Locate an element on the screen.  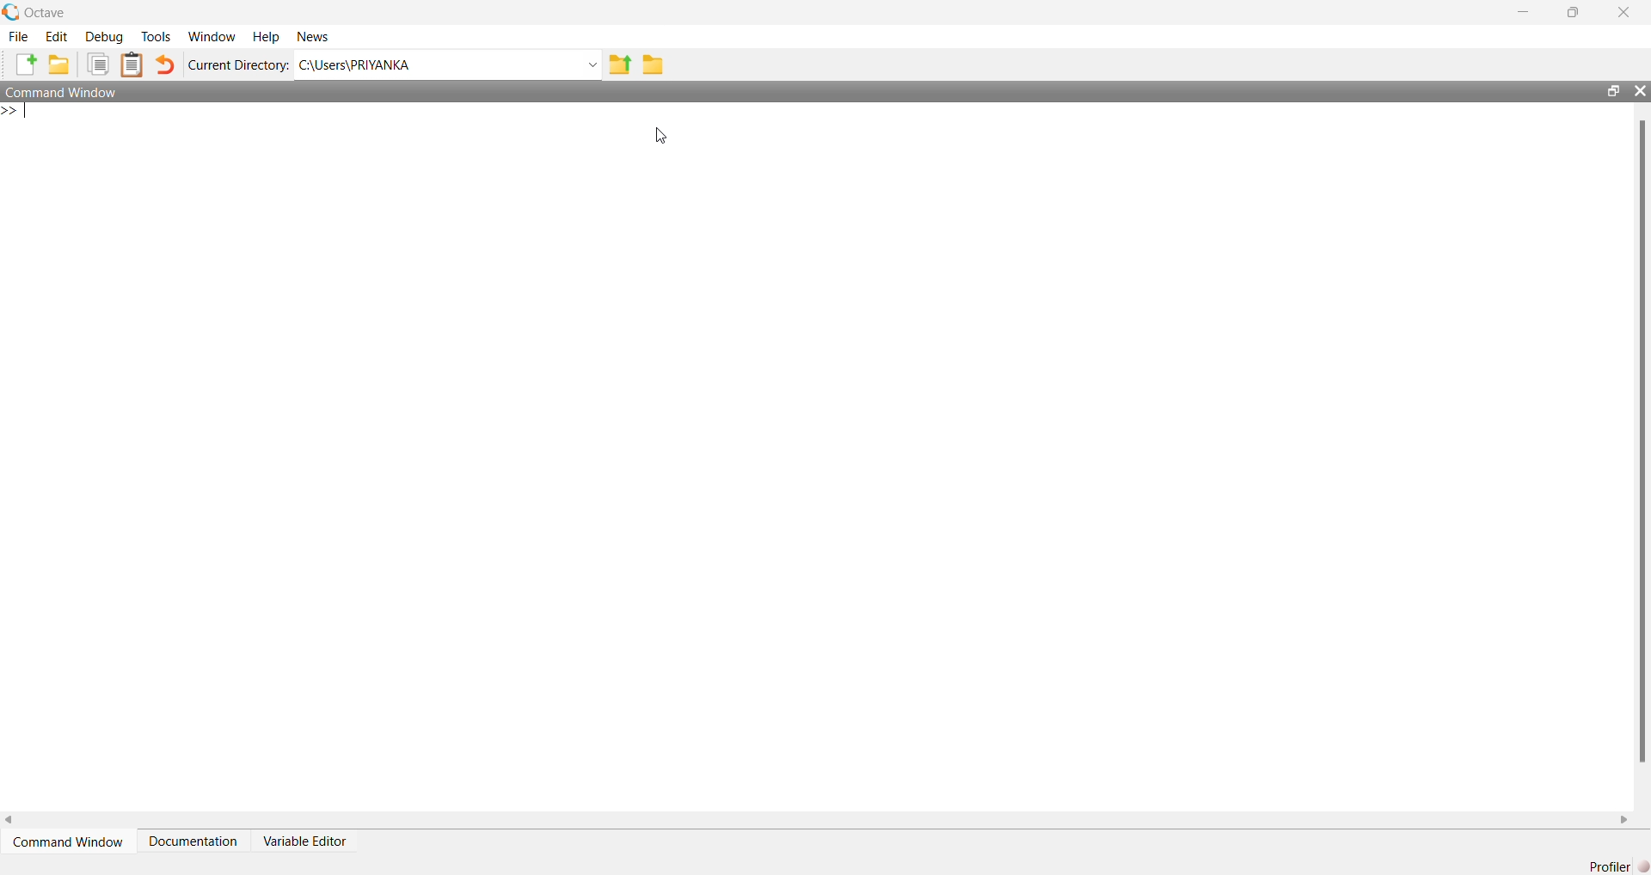
parent directory is located at coordinates (621, 65).